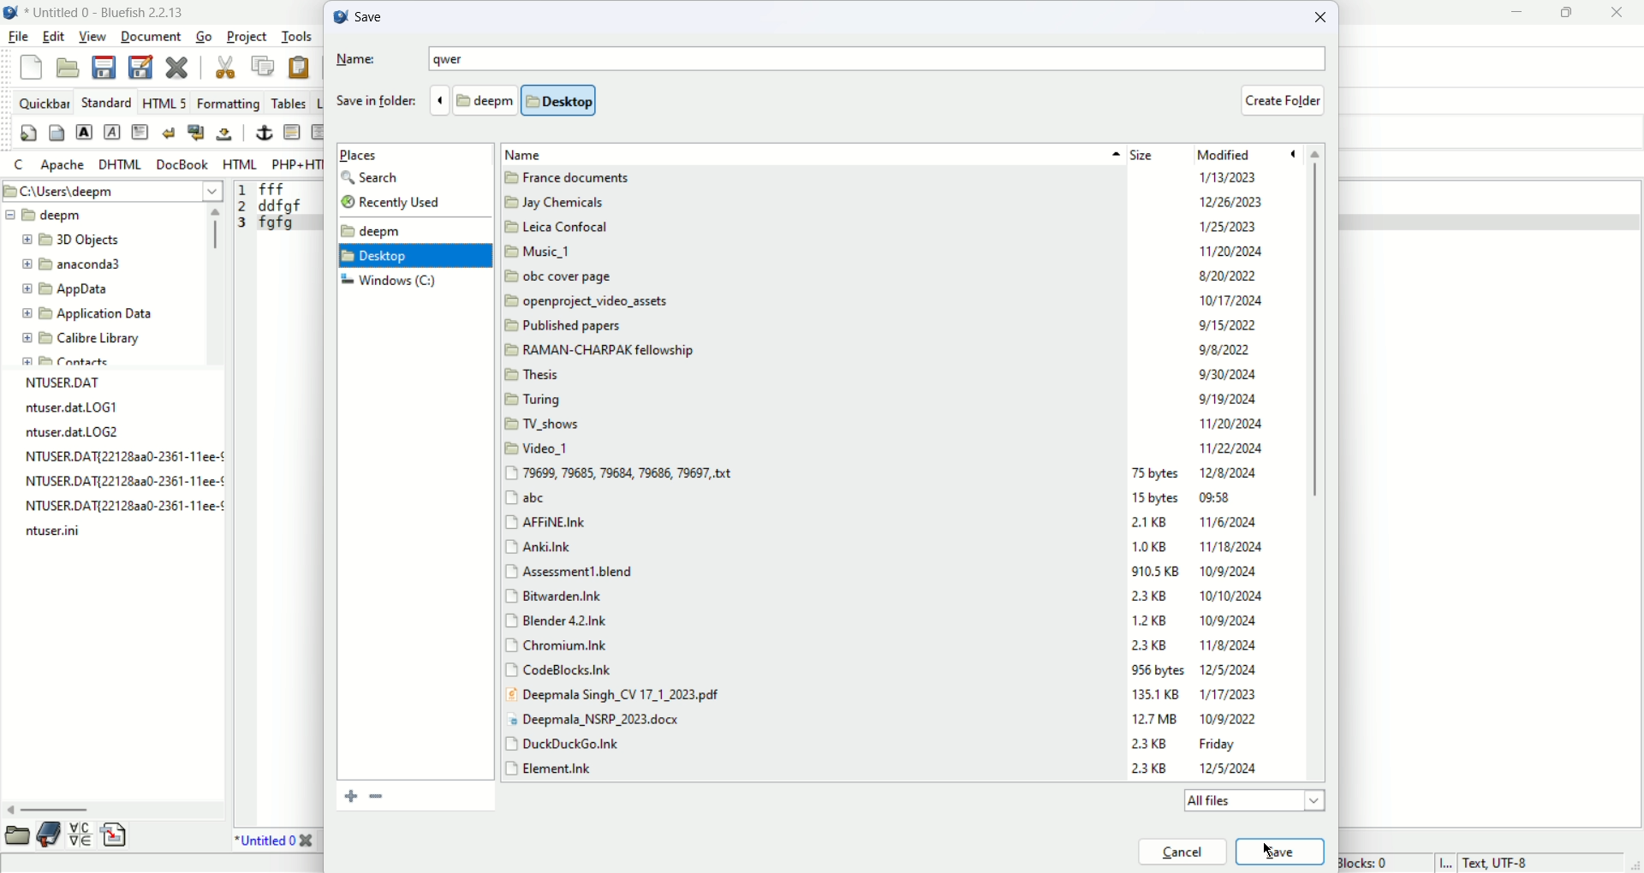 The height and width of the screenshot is (873, 1644). What do you see at coordinates (58, 383) in the screenshot?
I see `file name` at bounding box center [58, 383].